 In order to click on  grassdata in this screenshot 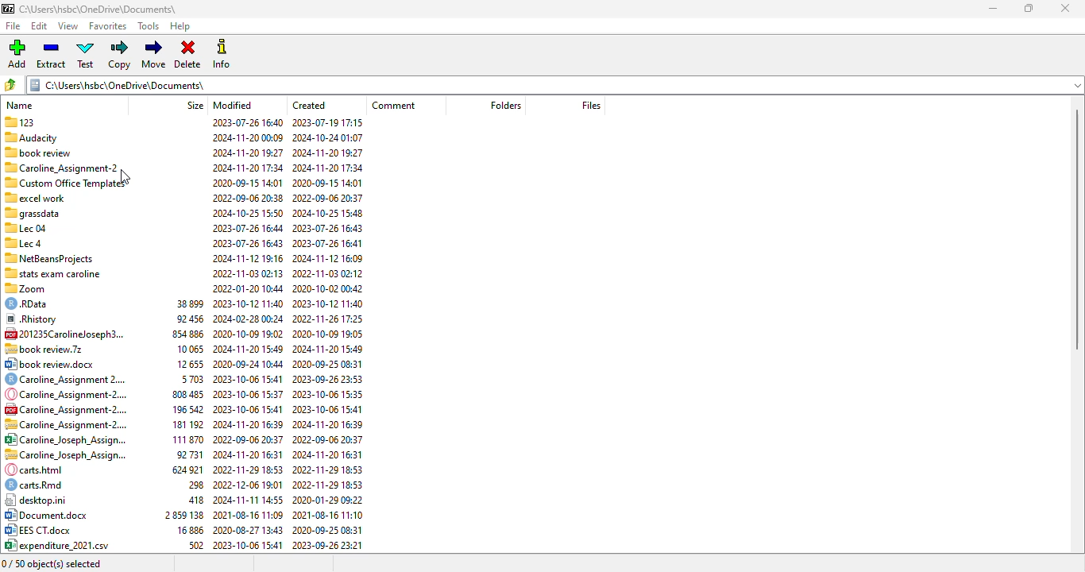, I will do `click(33, 214)`.